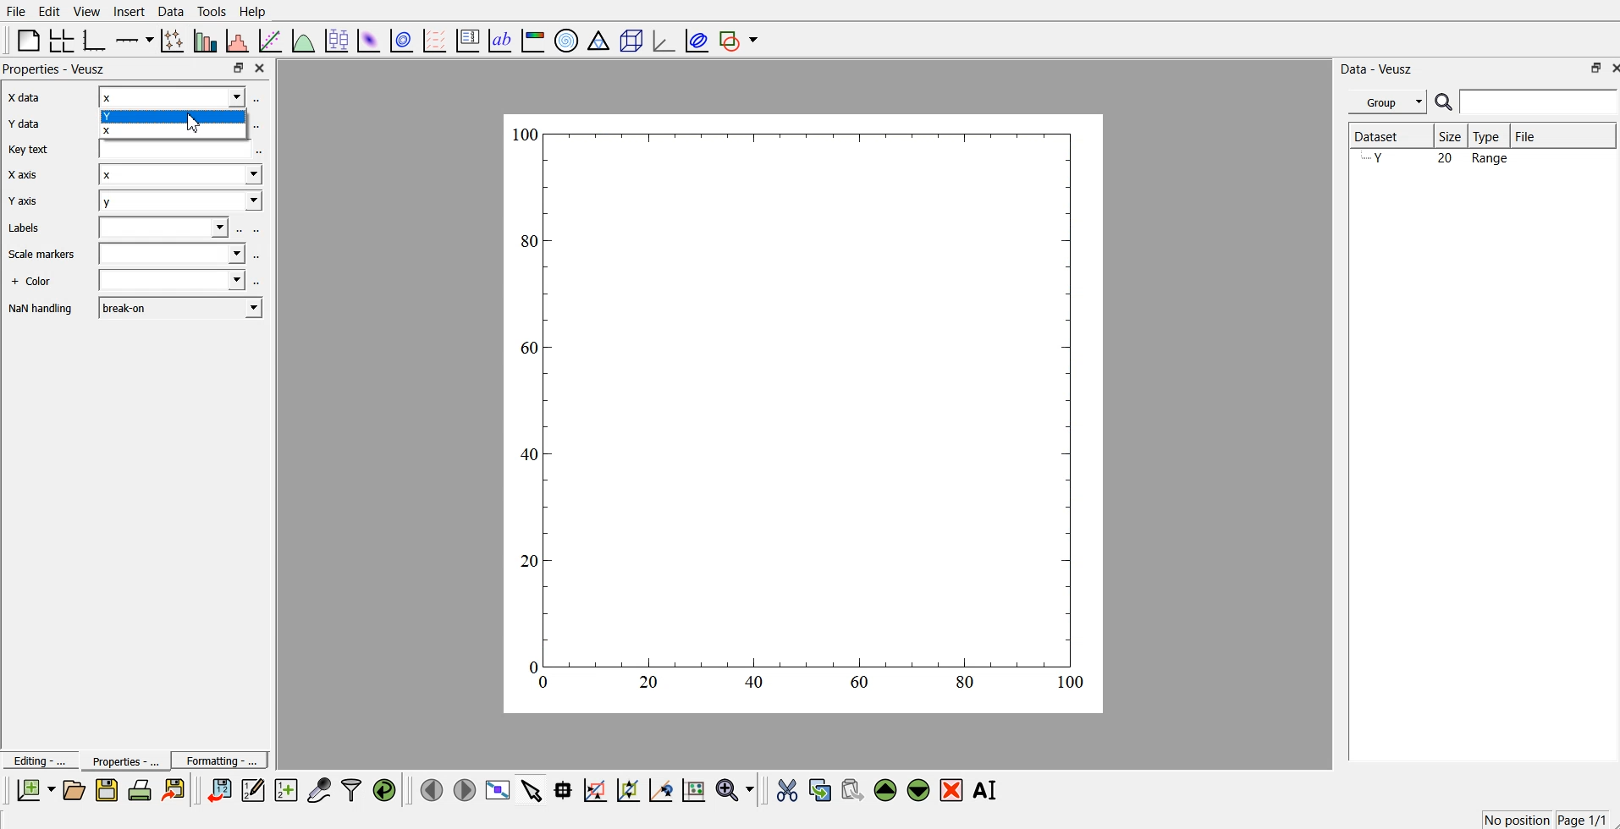 Image resolution: width=1620 pixels, height=829 pixels. What do you see at coordinates (179, 174) in the screenshot?
I see `x` at bounding box center [179, 174].